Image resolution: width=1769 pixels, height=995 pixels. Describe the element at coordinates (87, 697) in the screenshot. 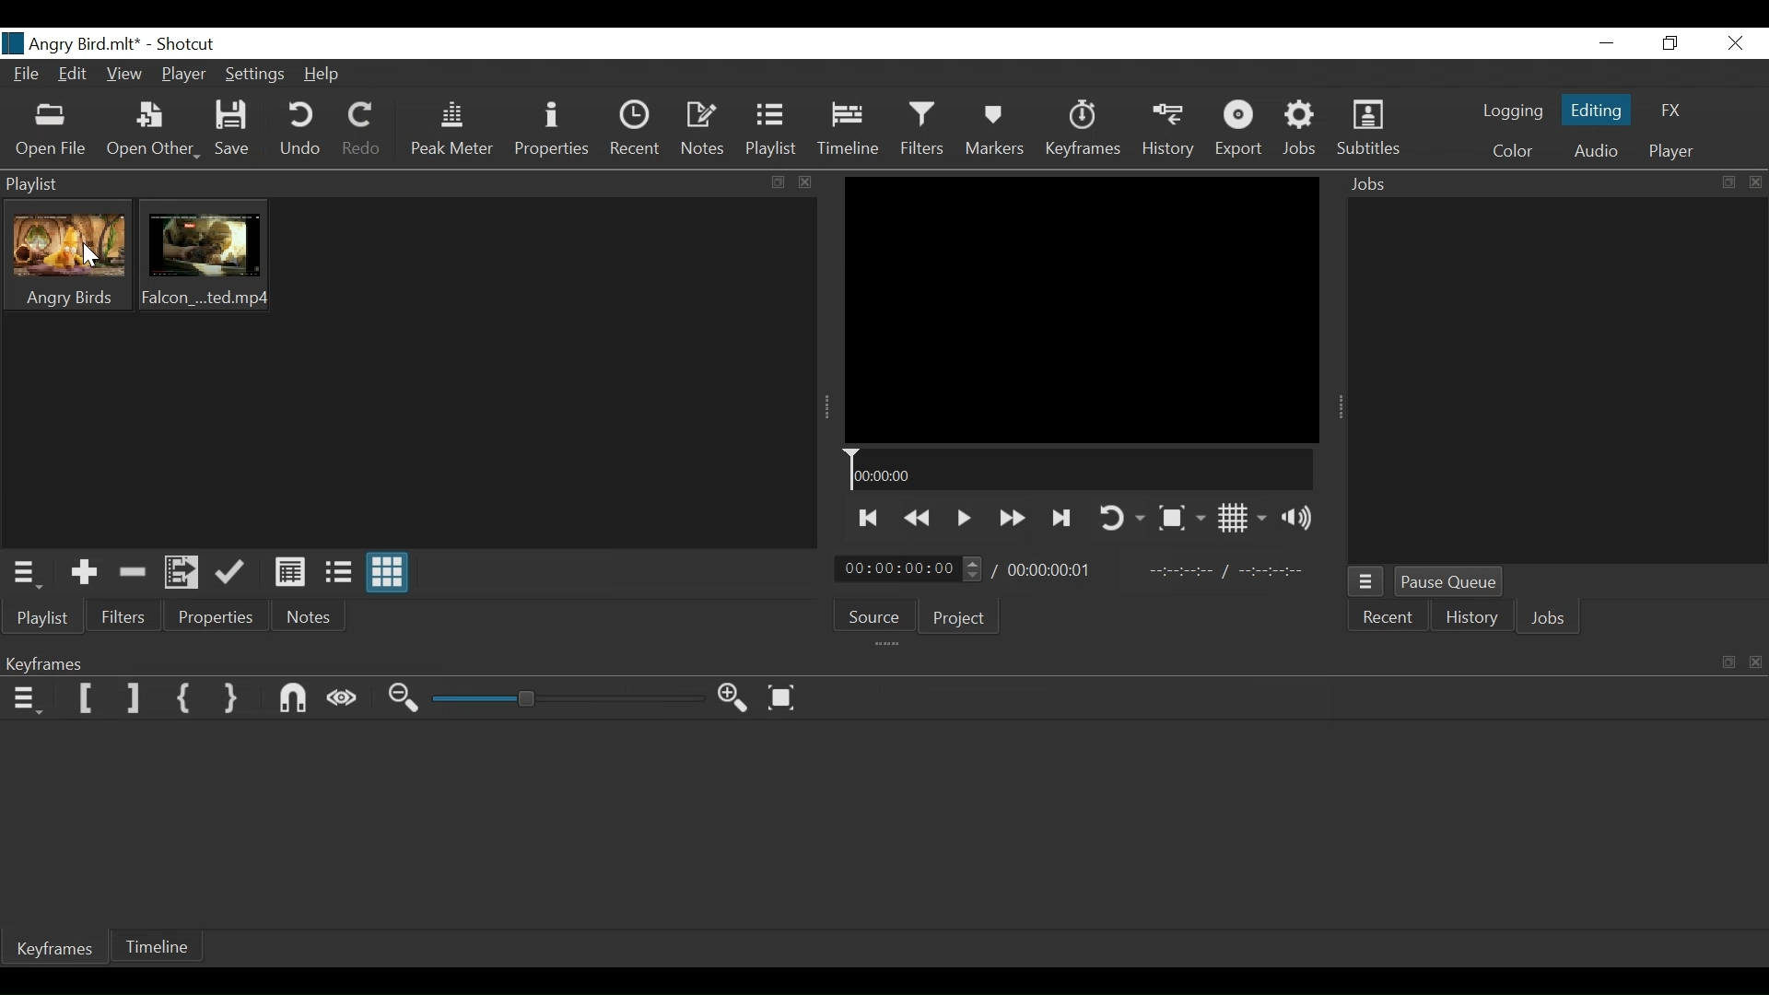

I see `Set Filter First` at that location.